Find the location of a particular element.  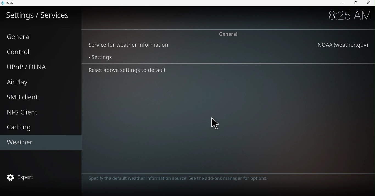

Reset above settings to default is located at coordinates (226, 71).